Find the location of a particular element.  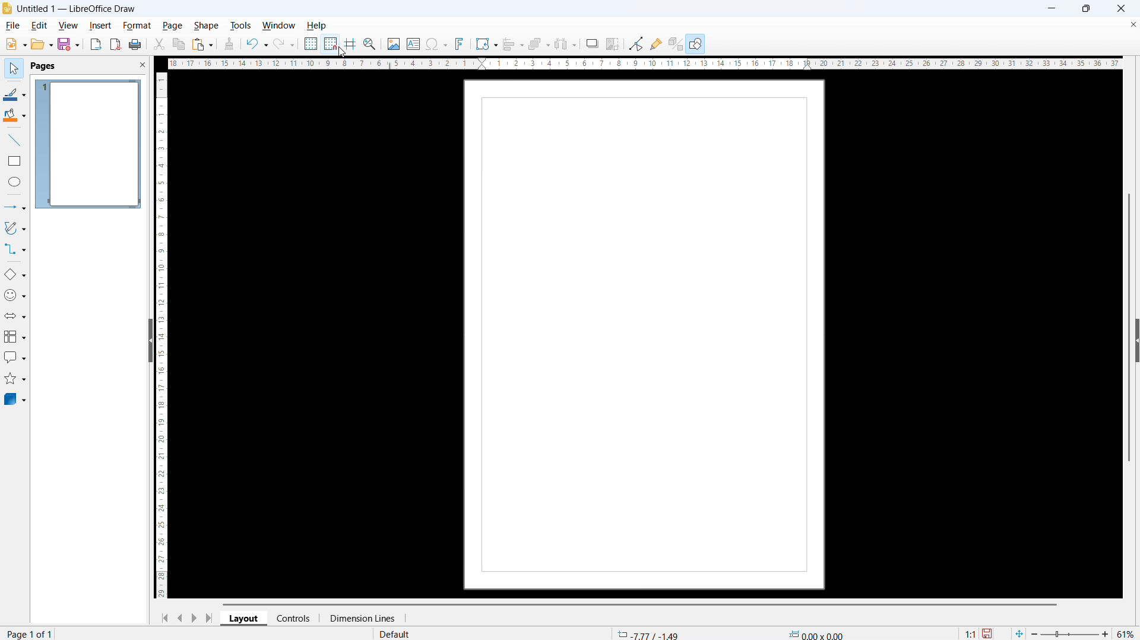

Shadow  is located at coordinates (593, 43).